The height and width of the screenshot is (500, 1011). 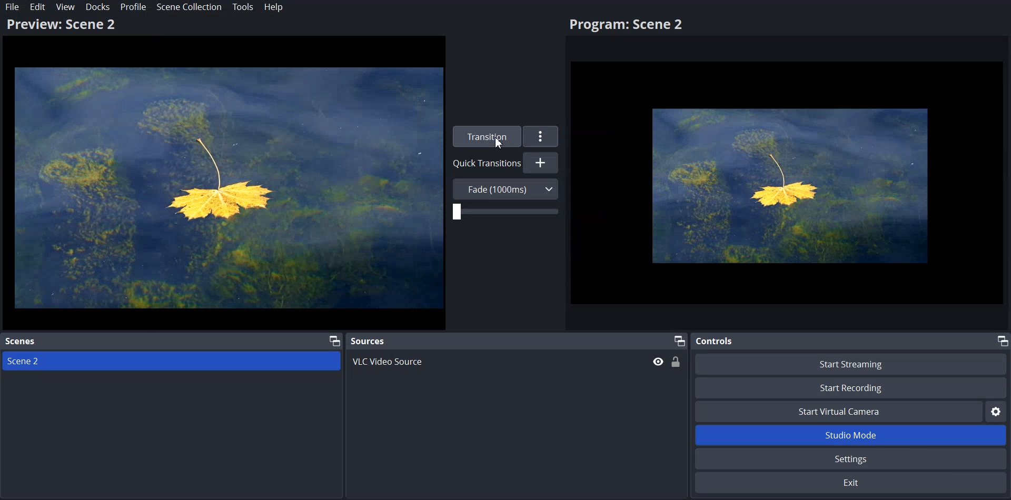 I want to click on Preview: Scene 2, so click(x=66, y=26).